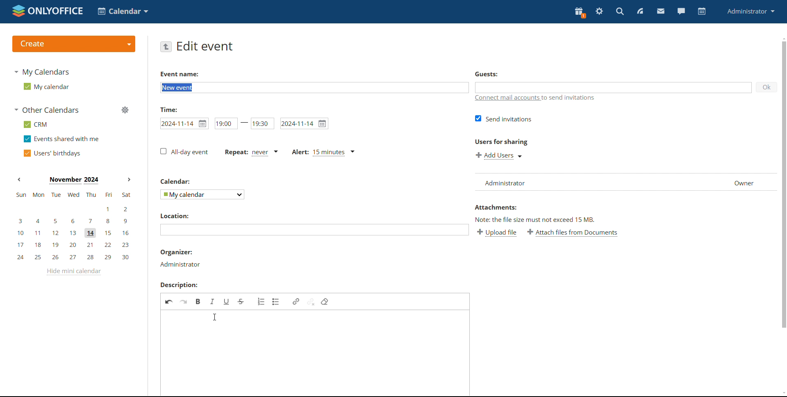 This screenshot has width=787, height=397. I want to click on mini calendar, so click(73, 226).